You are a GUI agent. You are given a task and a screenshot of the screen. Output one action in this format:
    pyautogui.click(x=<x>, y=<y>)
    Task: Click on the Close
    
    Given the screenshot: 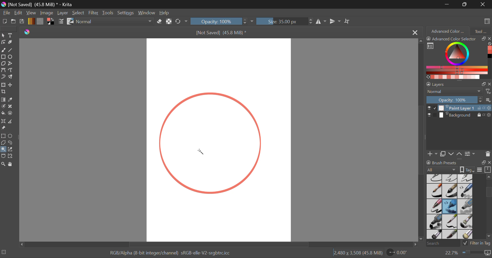 What is the action you would take?
    pyautogui.click(x=414, y=33)
    